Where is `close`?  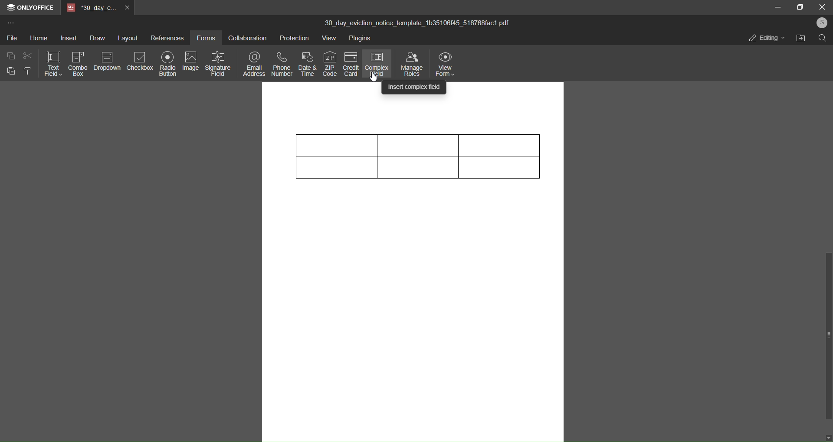 close is located at coordinates (821, 6).